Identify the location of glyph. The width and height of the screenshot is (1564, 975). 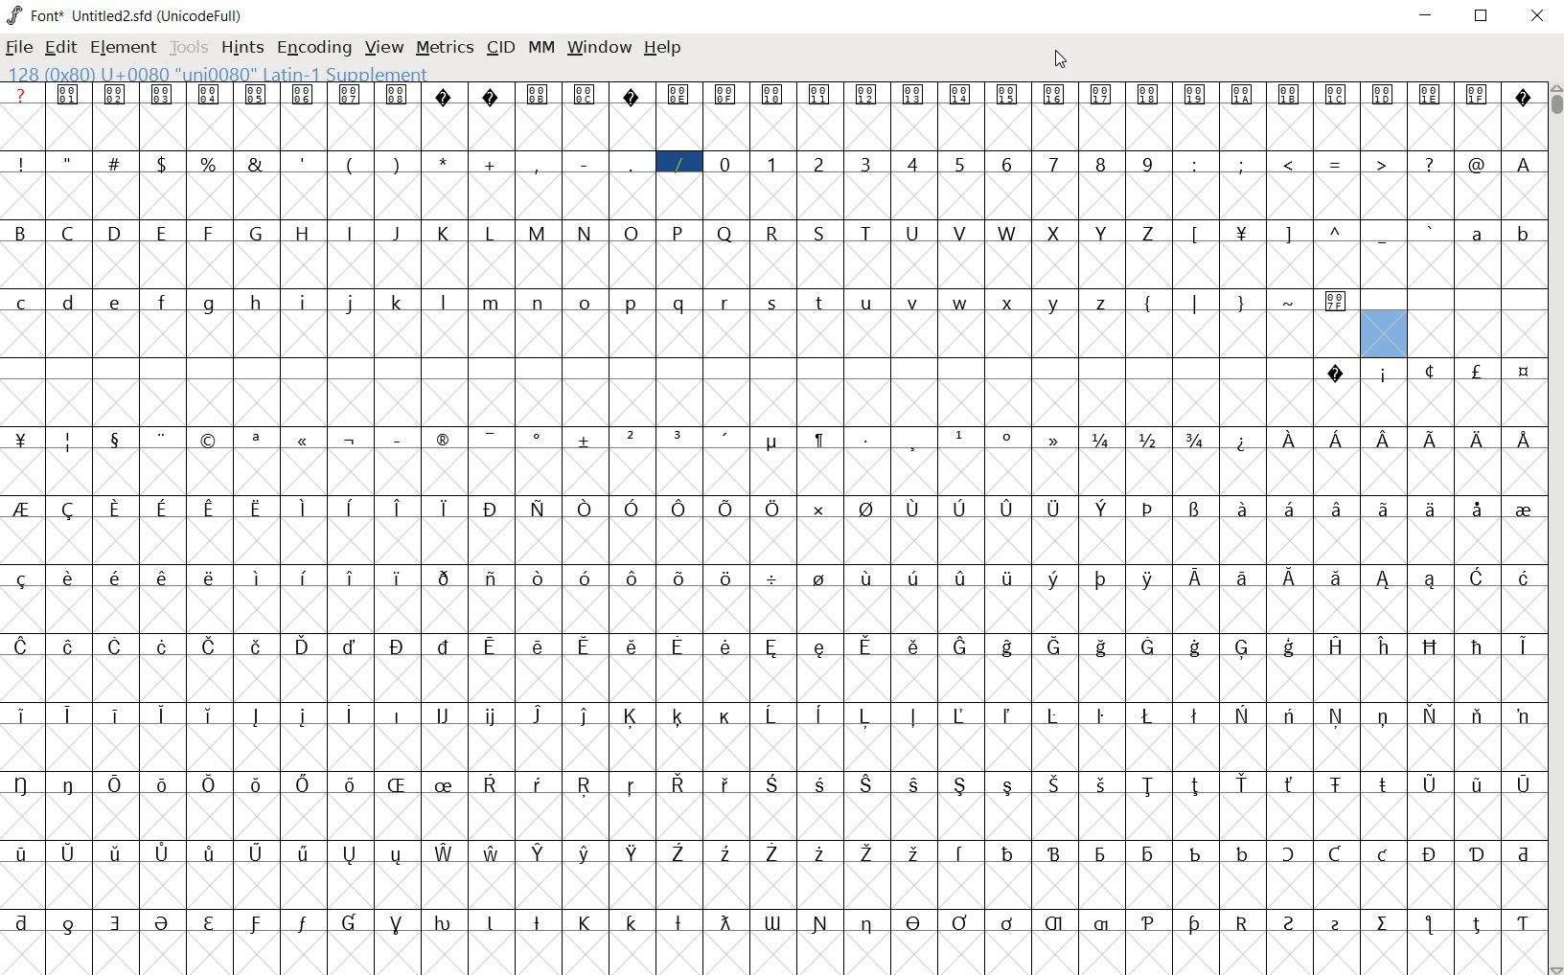
(866, 510).